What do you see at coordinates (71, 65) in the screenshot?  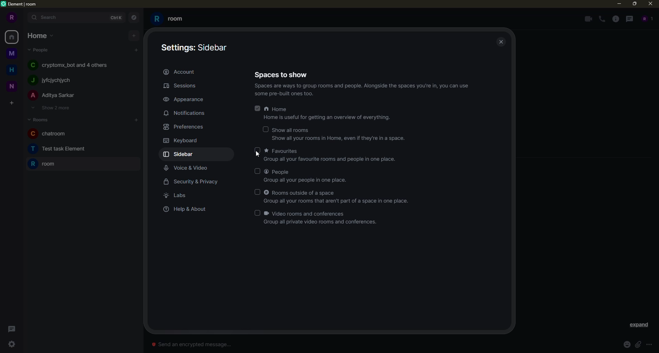 I see `C  cryptomx bot and 4 others` at bounding box center [71, 65].